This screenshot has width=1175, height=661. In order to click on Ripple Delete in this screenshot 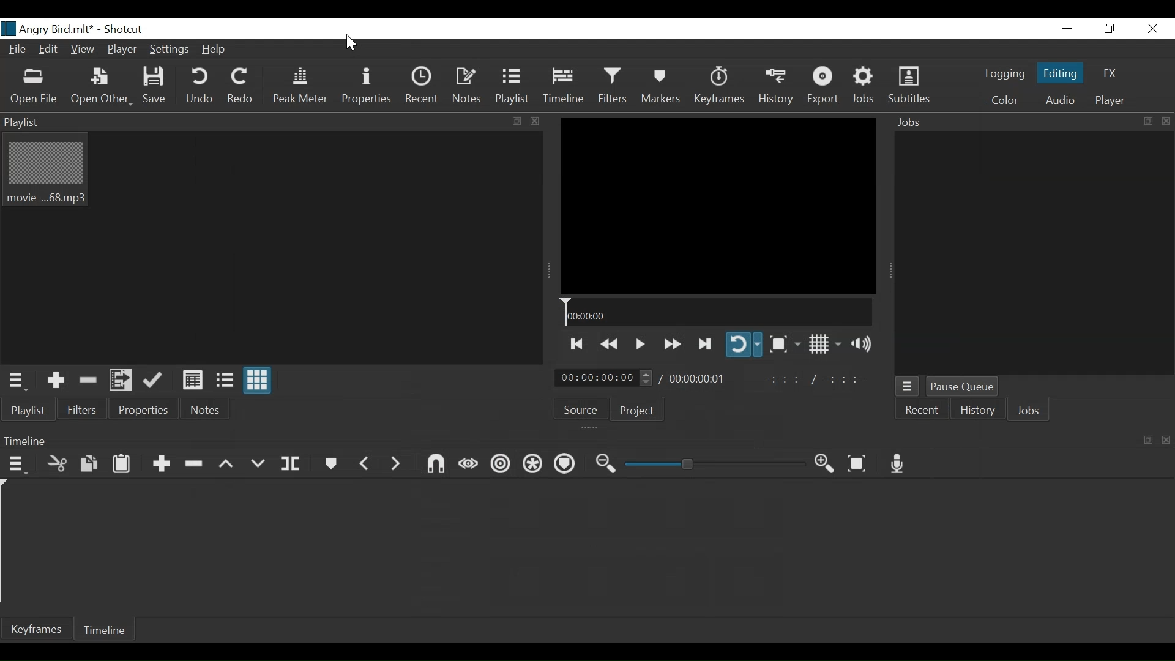, I will do `click(195, 463)`.